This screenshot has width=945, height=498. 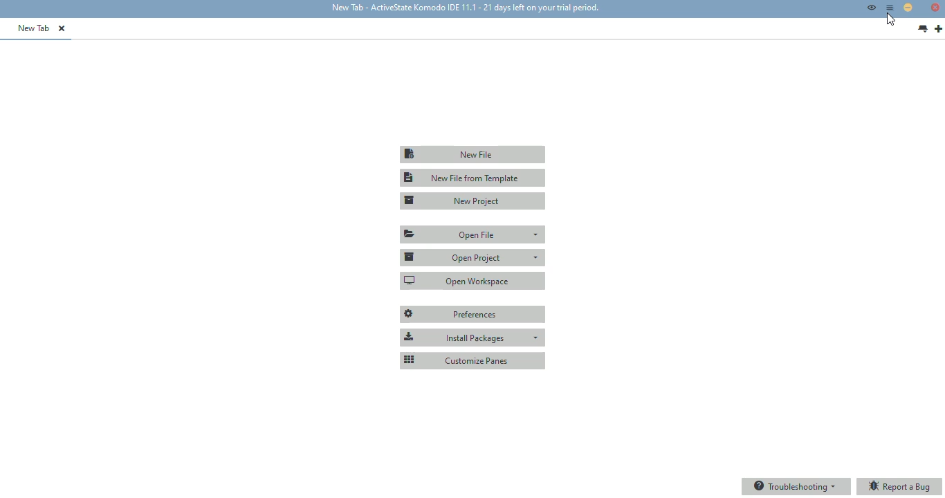 What do you see at coordinates (473, 178) in the screenshot?
I see `new file from template` at bounding box center [473, 178].